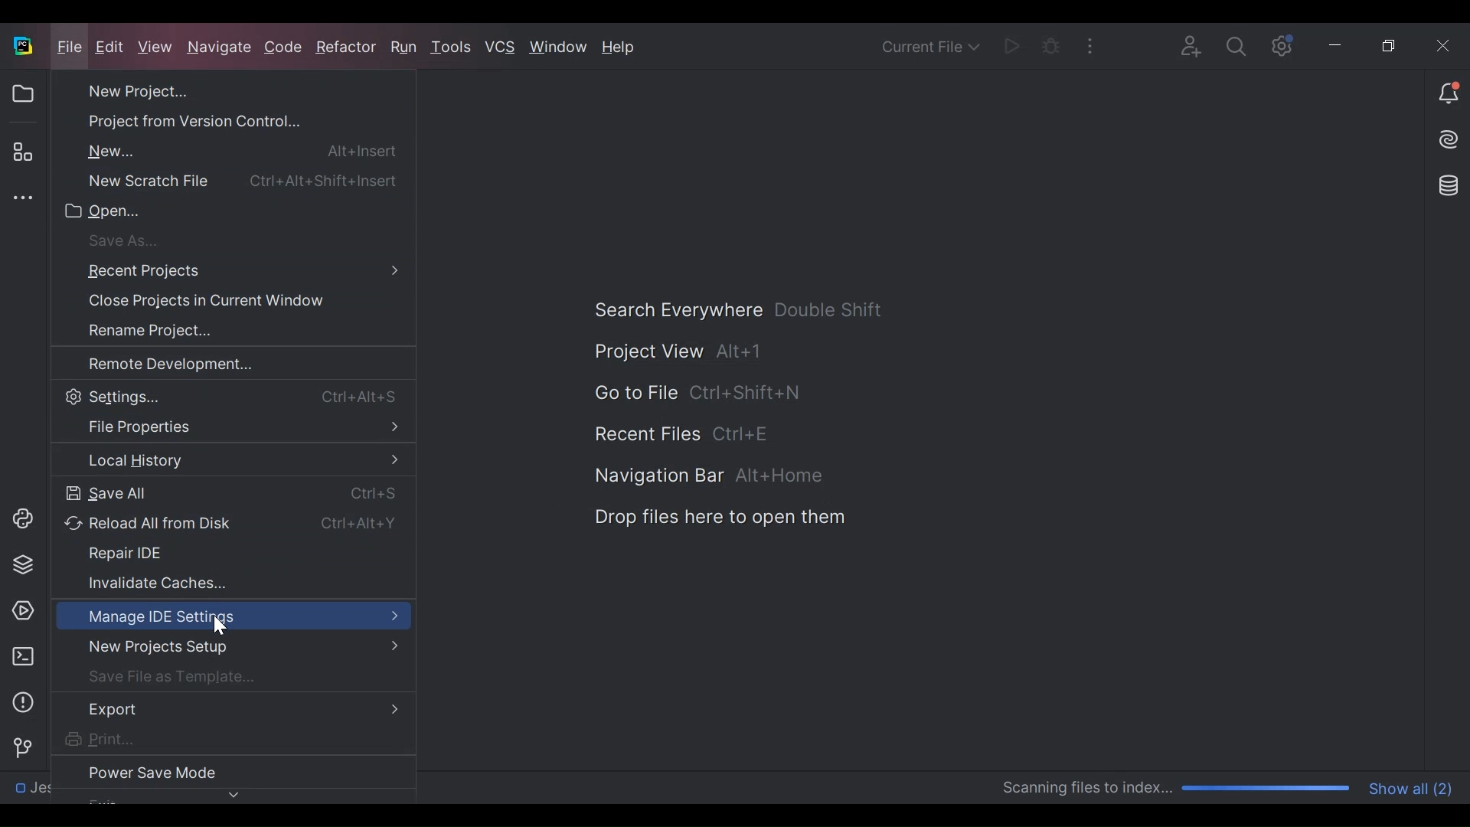 The image size is (1470, 827). I want to click on Code with Me, so click(1193, 44).